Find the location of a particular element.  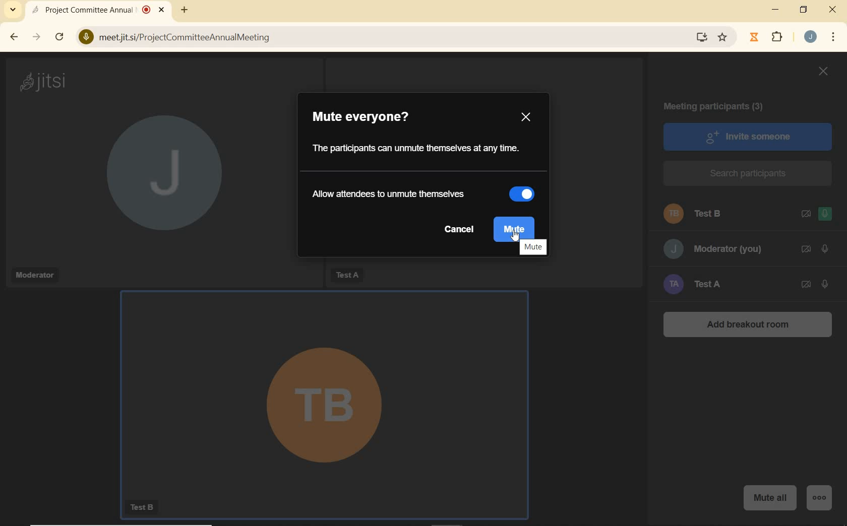

SLIDER is located at coordinates (527, 193).